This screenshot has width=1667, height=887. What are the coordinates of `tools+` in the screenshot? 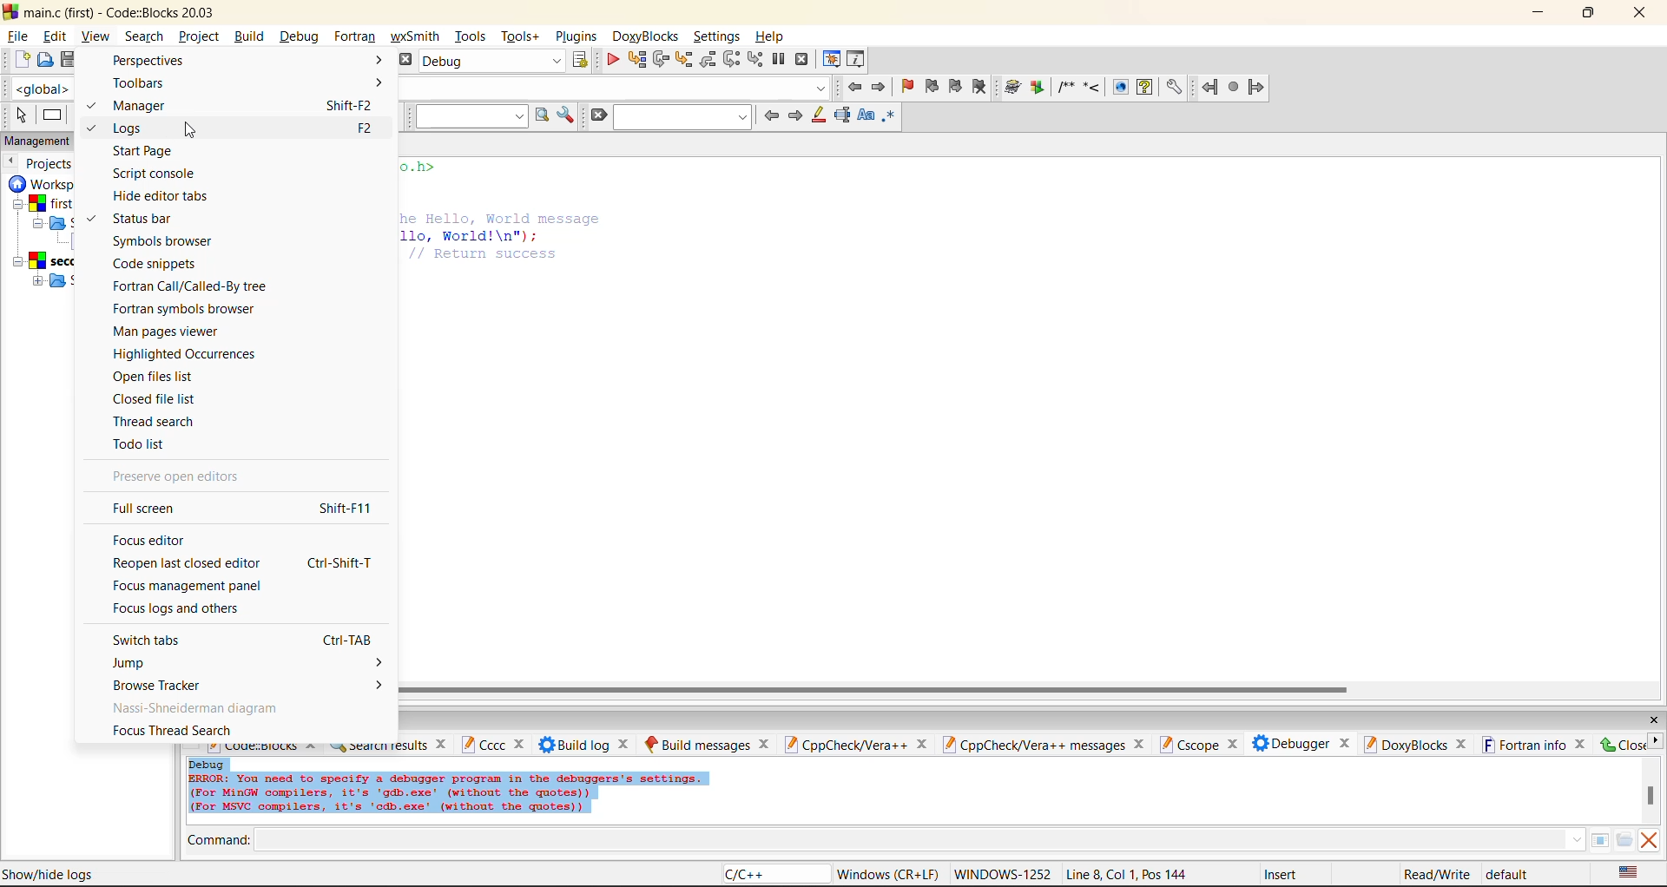 It's located at (524, 39).